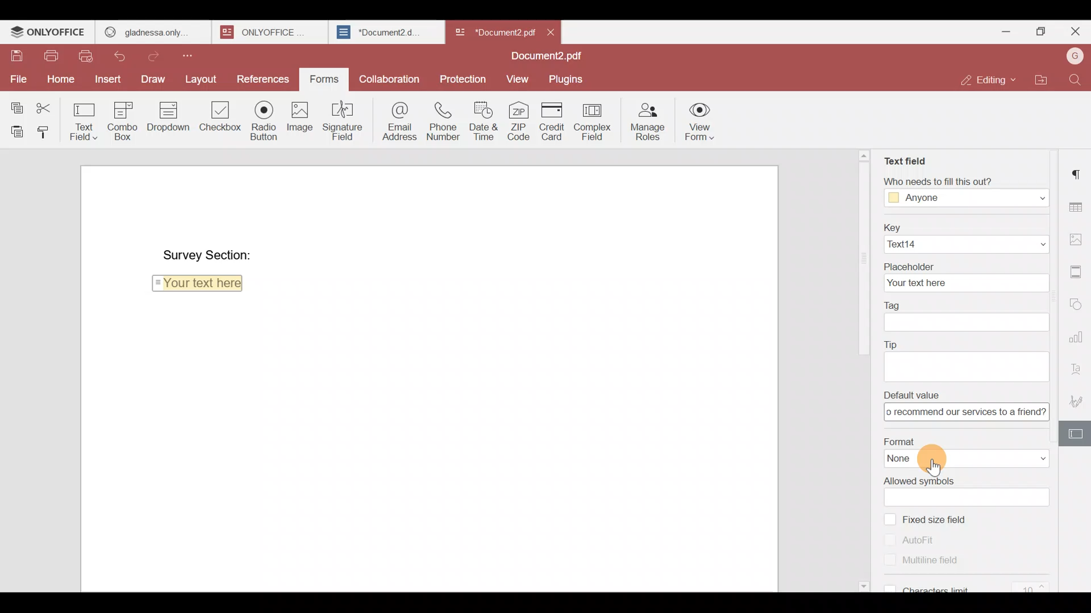  What do you see at coordinates (299, 119) in the screenshot?
I see `Image` at bounding box center [299, 119].